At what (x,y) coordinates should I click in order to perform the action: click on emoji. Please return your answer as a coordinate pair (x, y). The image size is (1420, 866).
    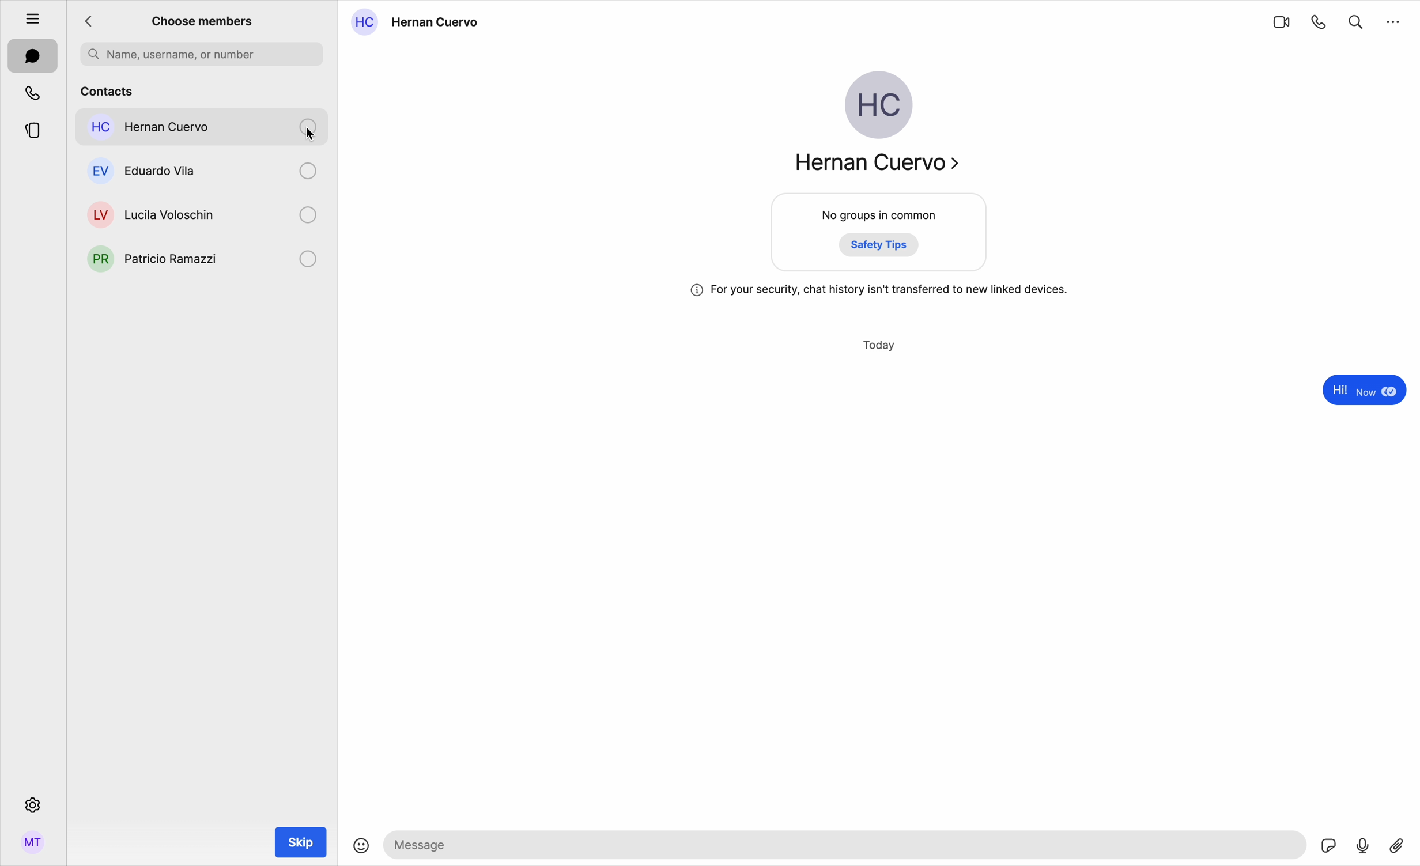
    Looking at the image, I should click on (361, 847).